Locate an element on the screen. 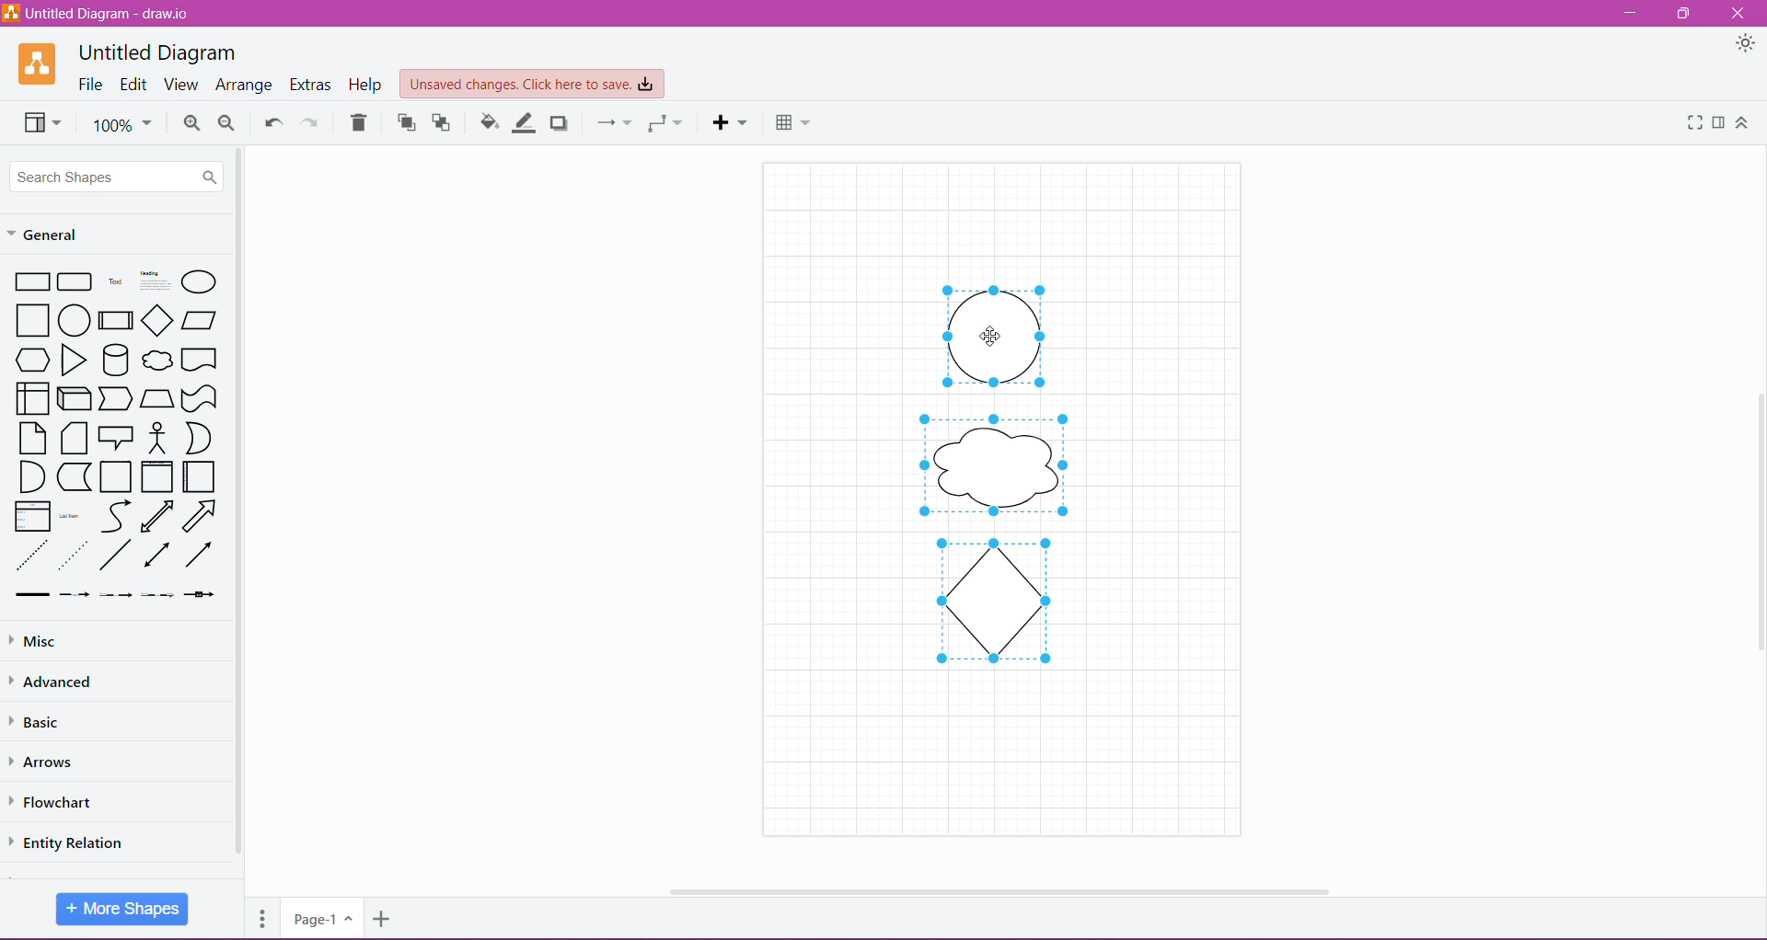  Format is located at coordinates (1719, 122).